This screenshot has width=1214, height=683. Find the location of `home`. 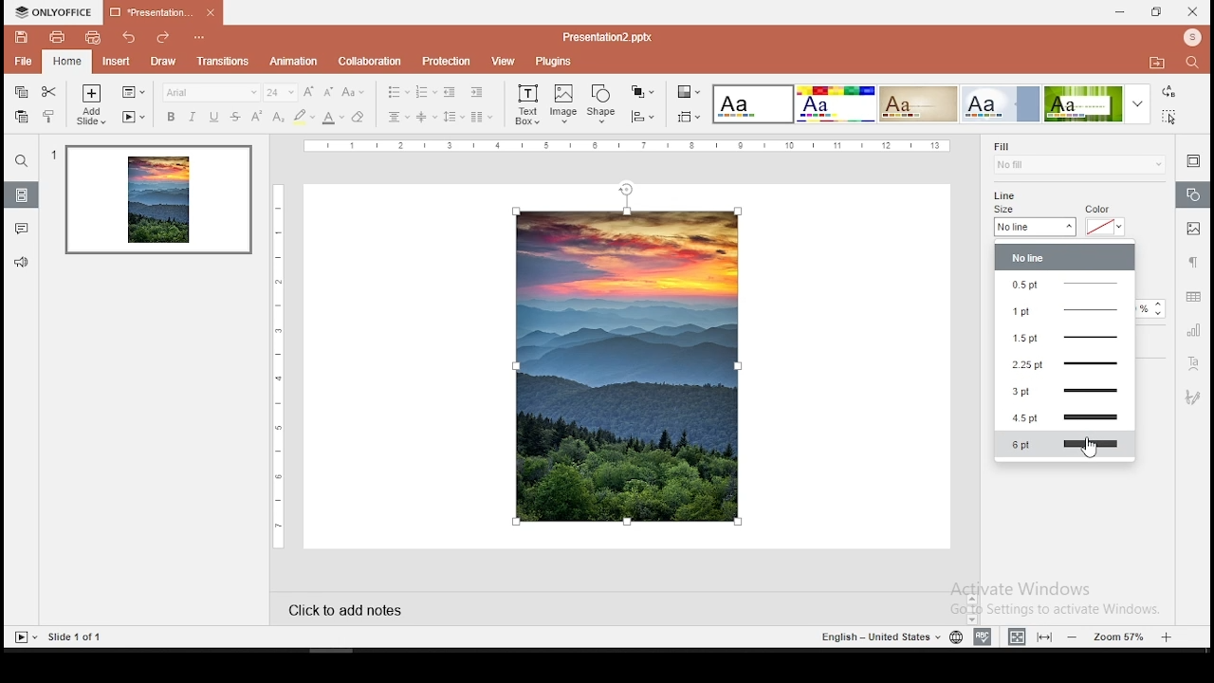

home is located at coordinates (65, 62).